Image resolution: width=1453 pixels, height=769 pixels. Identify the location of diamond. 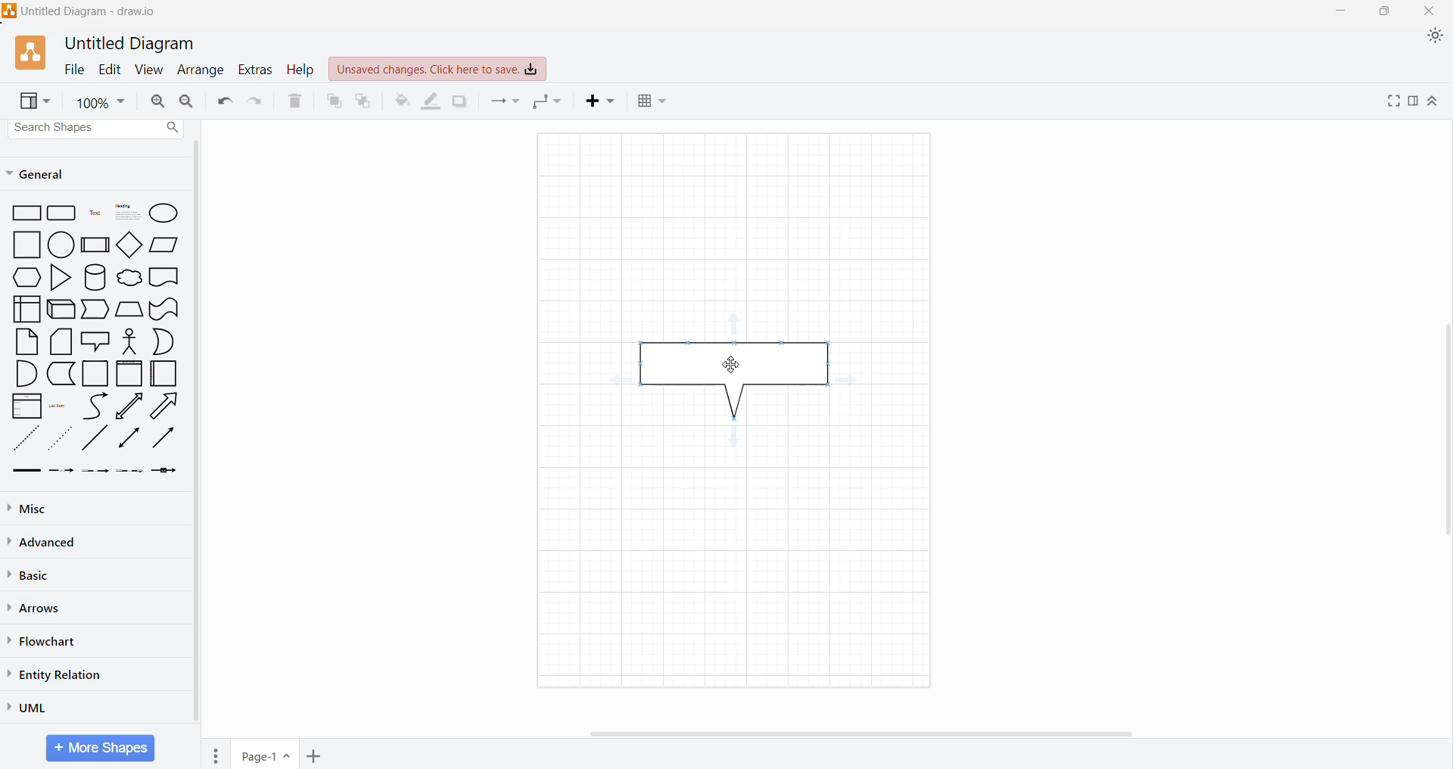
(129, 244).